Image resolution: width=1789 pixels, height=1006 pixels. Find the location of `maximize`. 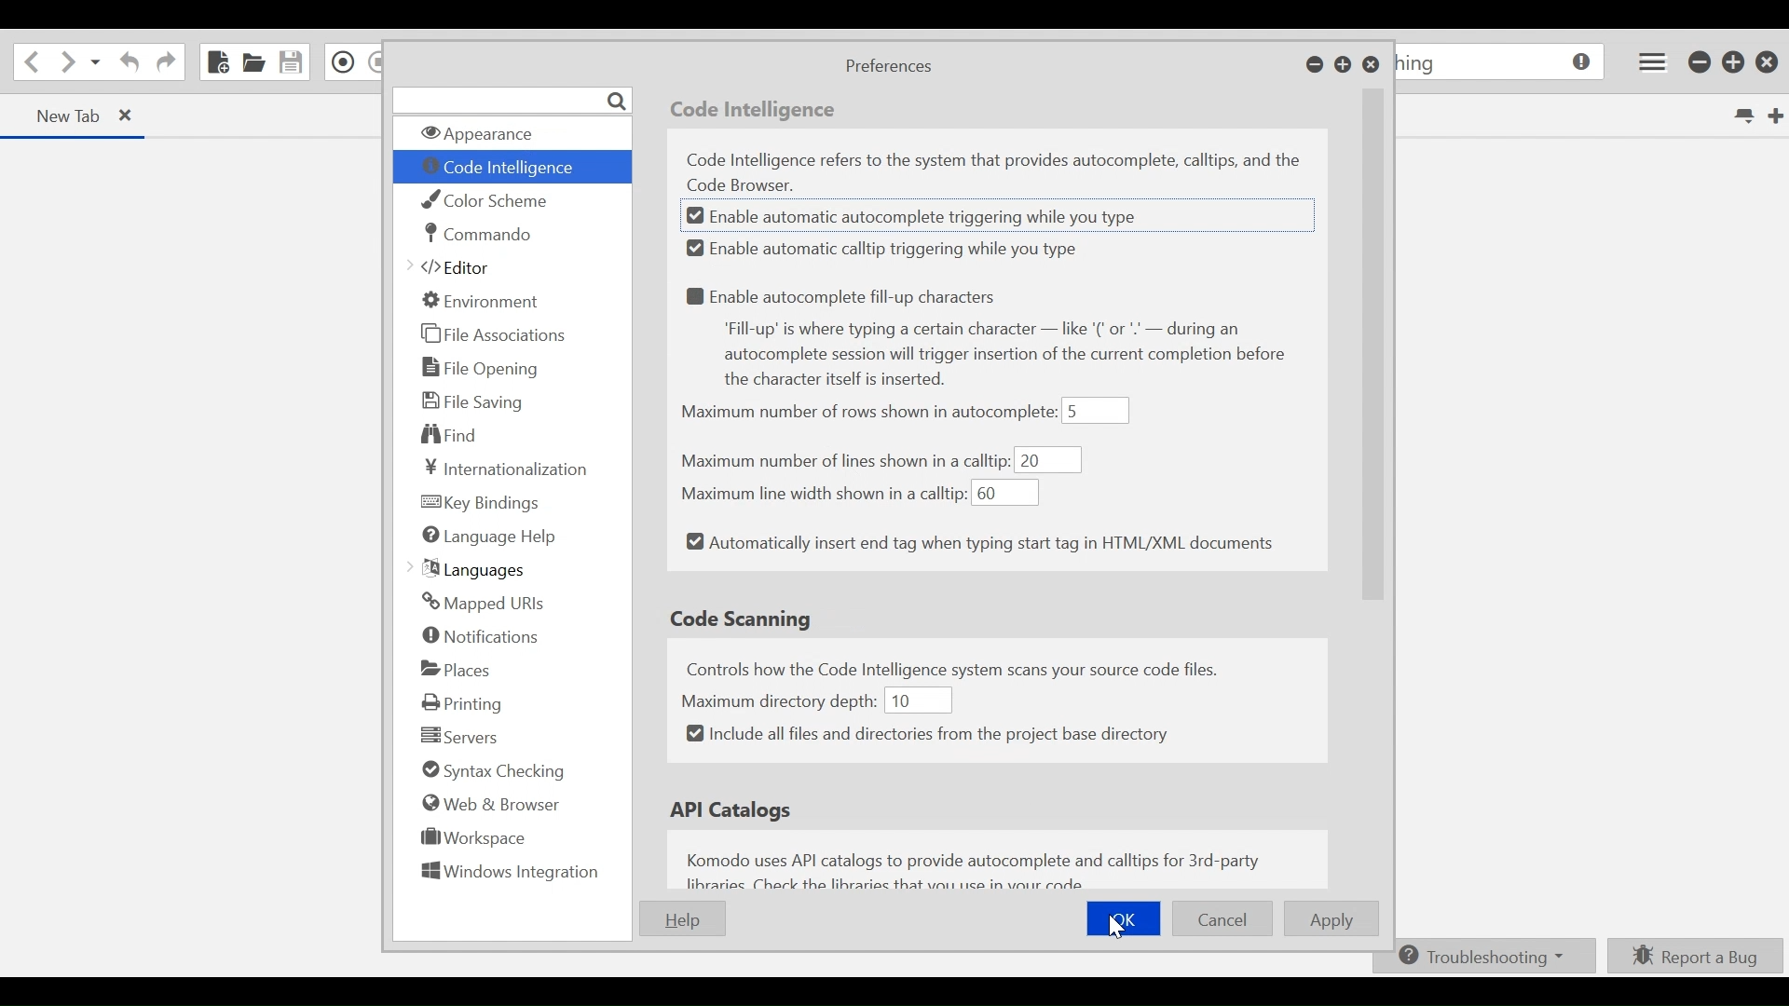

maximize is located at coordinates (1735, 64).